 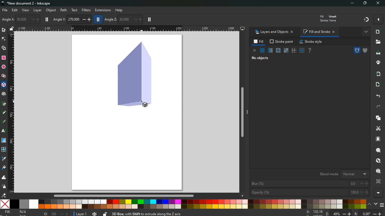 I want to click on angle z, so click(x=123, y=19).